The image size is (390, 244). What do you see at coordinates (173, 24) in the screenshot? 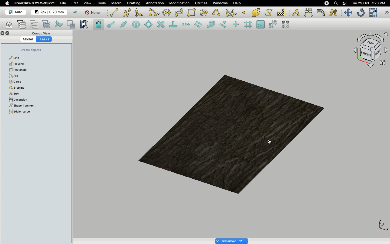
I see `Snap perpendicular` at bounding box center [173, 24].